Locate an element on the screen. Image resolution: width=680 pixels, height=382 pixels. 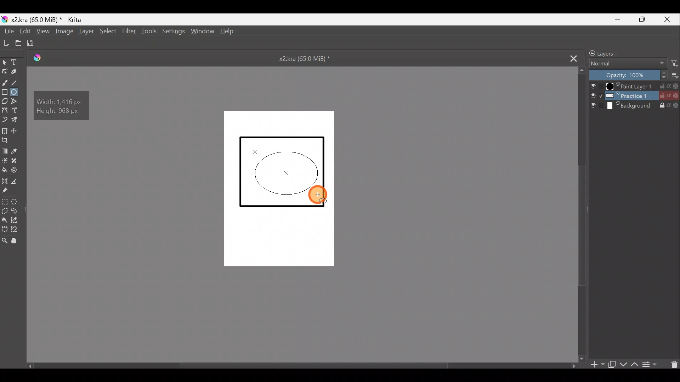
Open existing document is located at coordinates (18, 42).